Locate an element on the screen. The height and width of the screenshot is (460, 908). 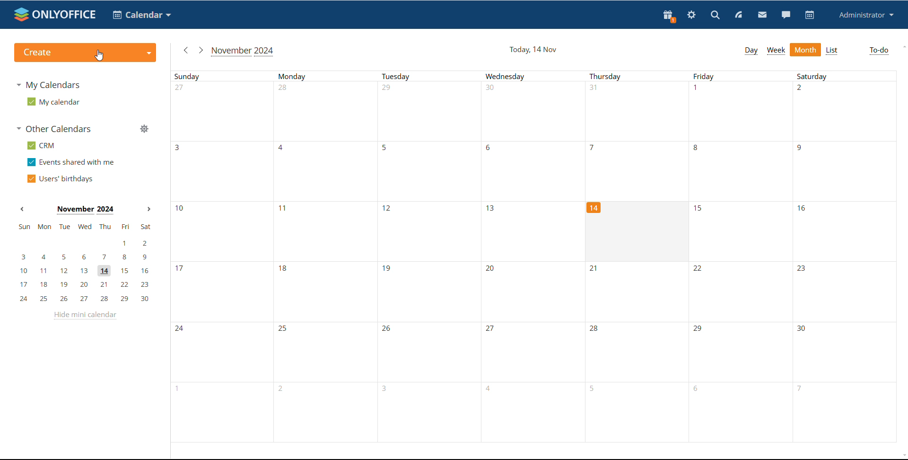
Different dates of the month is located at coordinates (539, 292).